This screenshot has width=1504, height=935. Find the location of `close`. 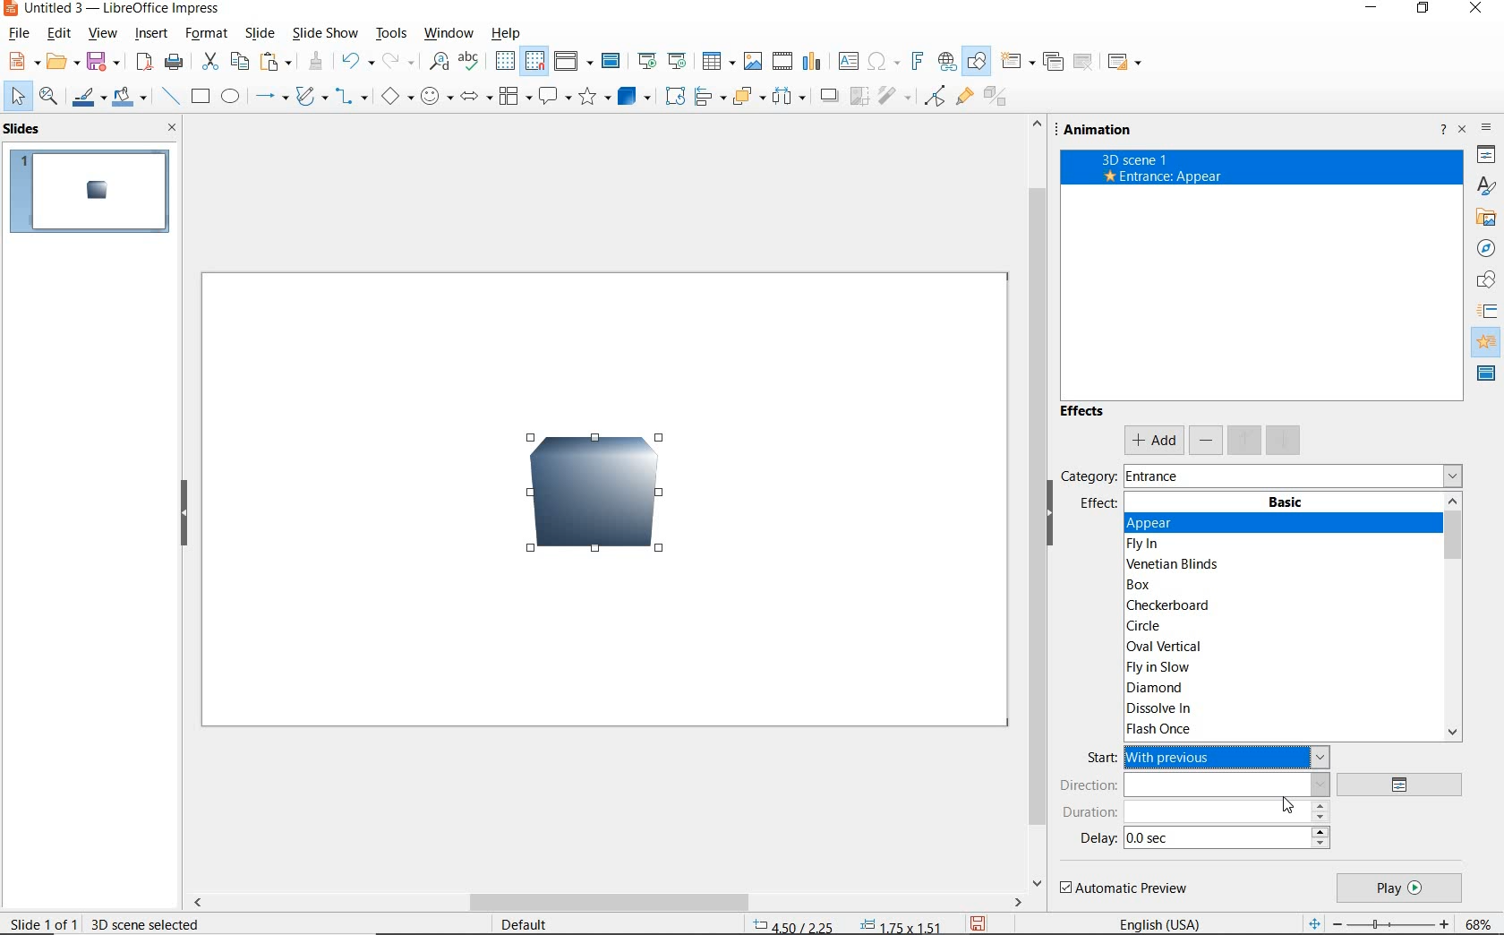

close is located at coordinates (173, 128).